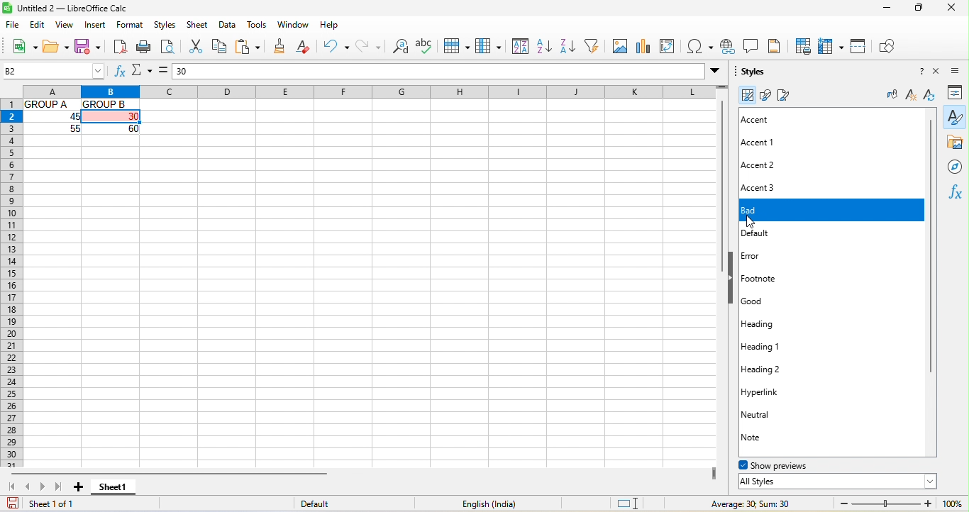 This screenshot has width=969, height=512. Describe the element at coordinates (358, 91) in the screenshot. I see `column` at that location.